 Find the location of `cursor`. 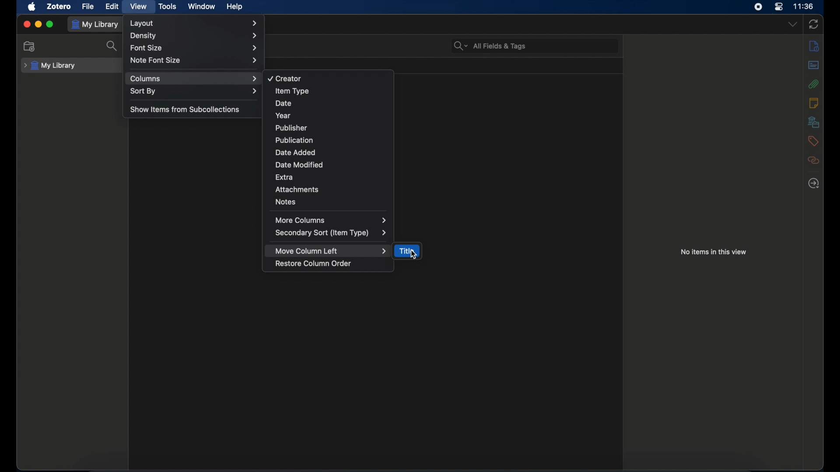

cursor is located at coordinates (414, 255).